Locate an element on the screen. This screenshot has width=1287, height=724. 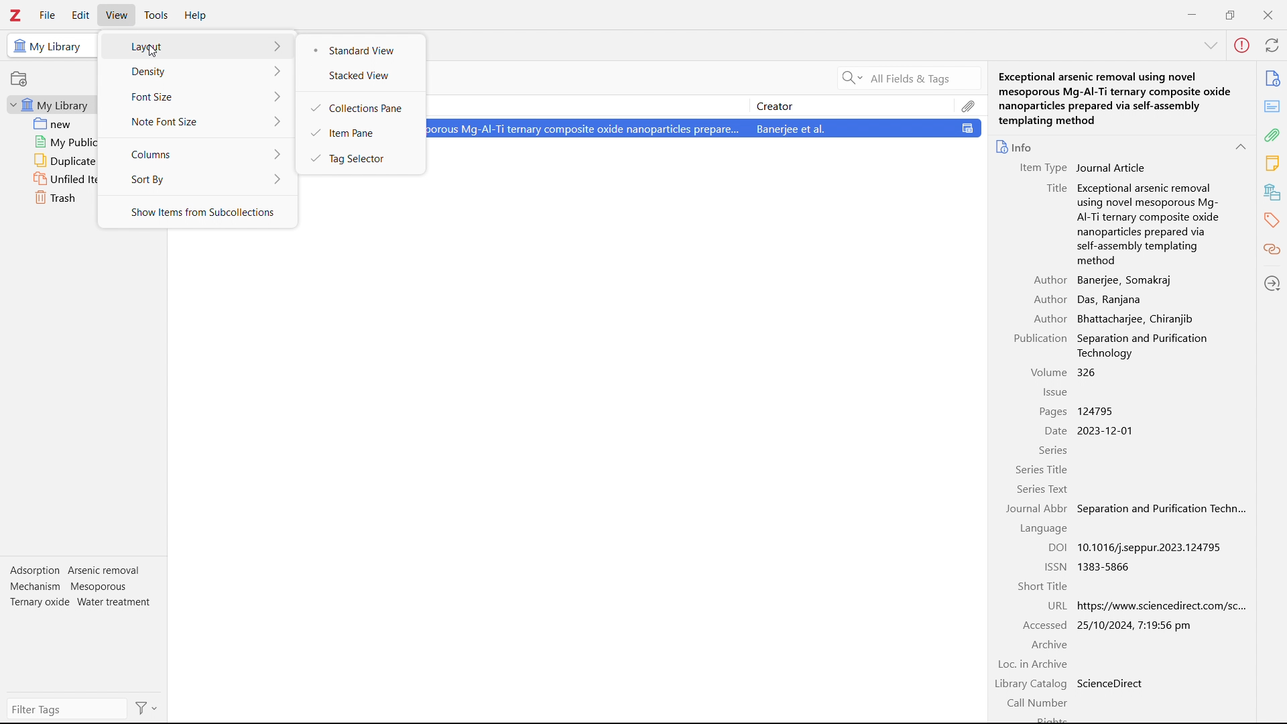
ISSN is located at coordinates (1055, 566).